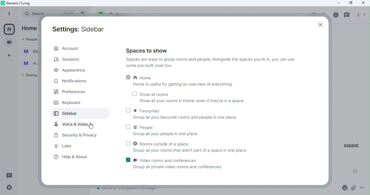 This screenshot has width=370, height=195. What do you see at coordinates (190, 113) in the screenshot?
I see `Favourites` at bounding box center [190, 113].